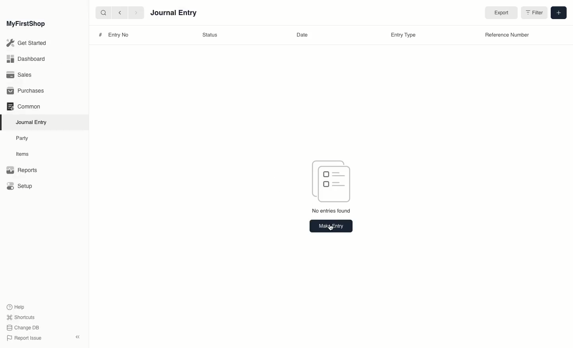  I want to click on Entry No, so click(114, 35).